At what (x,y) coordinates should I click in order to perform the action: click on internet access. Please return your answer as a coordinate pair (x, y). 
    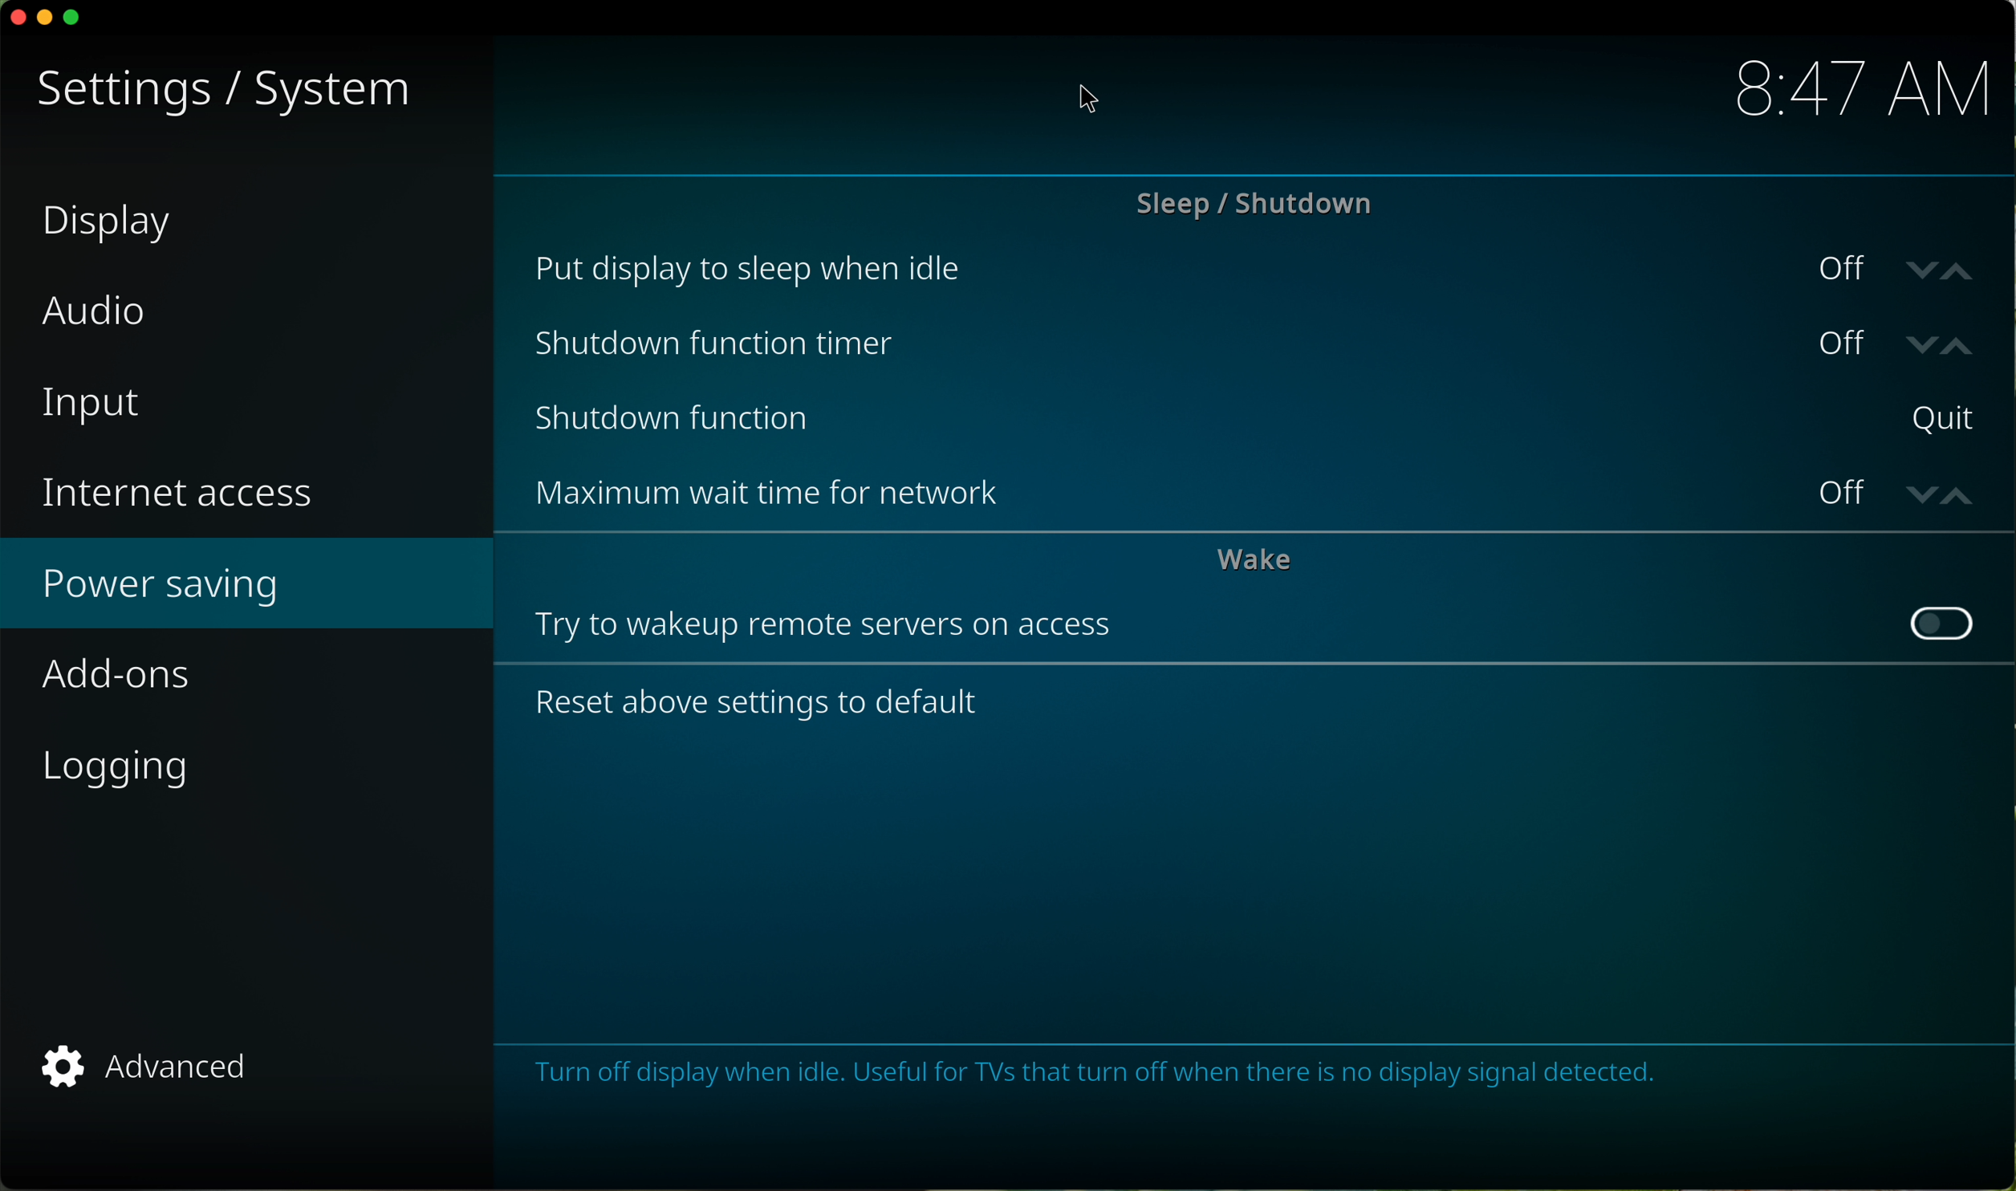
    Looking at the image, I should click on (184, 494).